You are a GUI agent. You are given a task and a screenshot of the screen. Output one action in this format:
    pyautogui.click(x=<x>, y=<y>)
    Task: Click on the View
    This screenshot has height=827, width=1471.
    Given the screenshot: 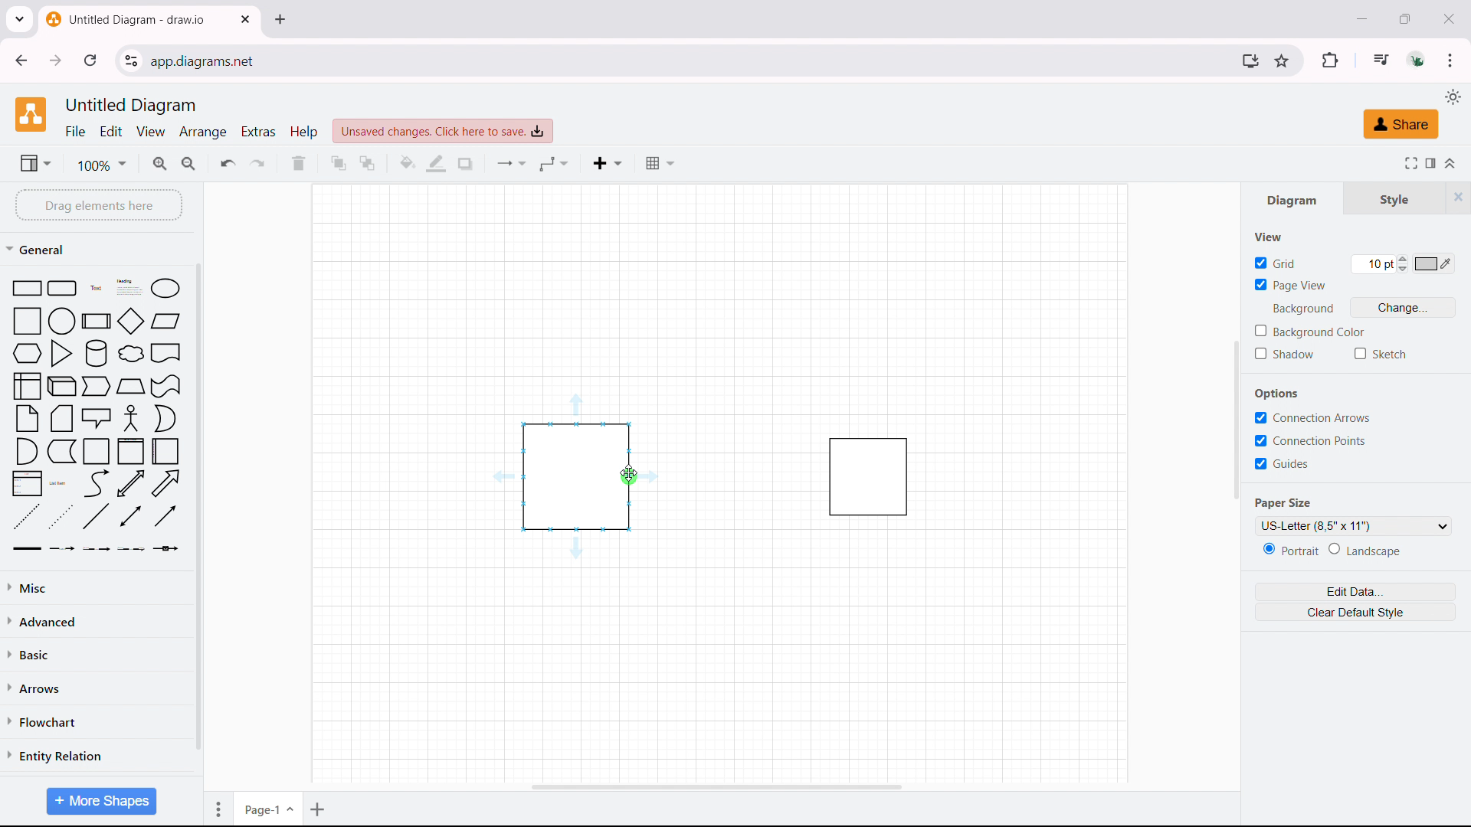 What is the action you would take?
    pyautogui.click(x=1262, y=236)
    